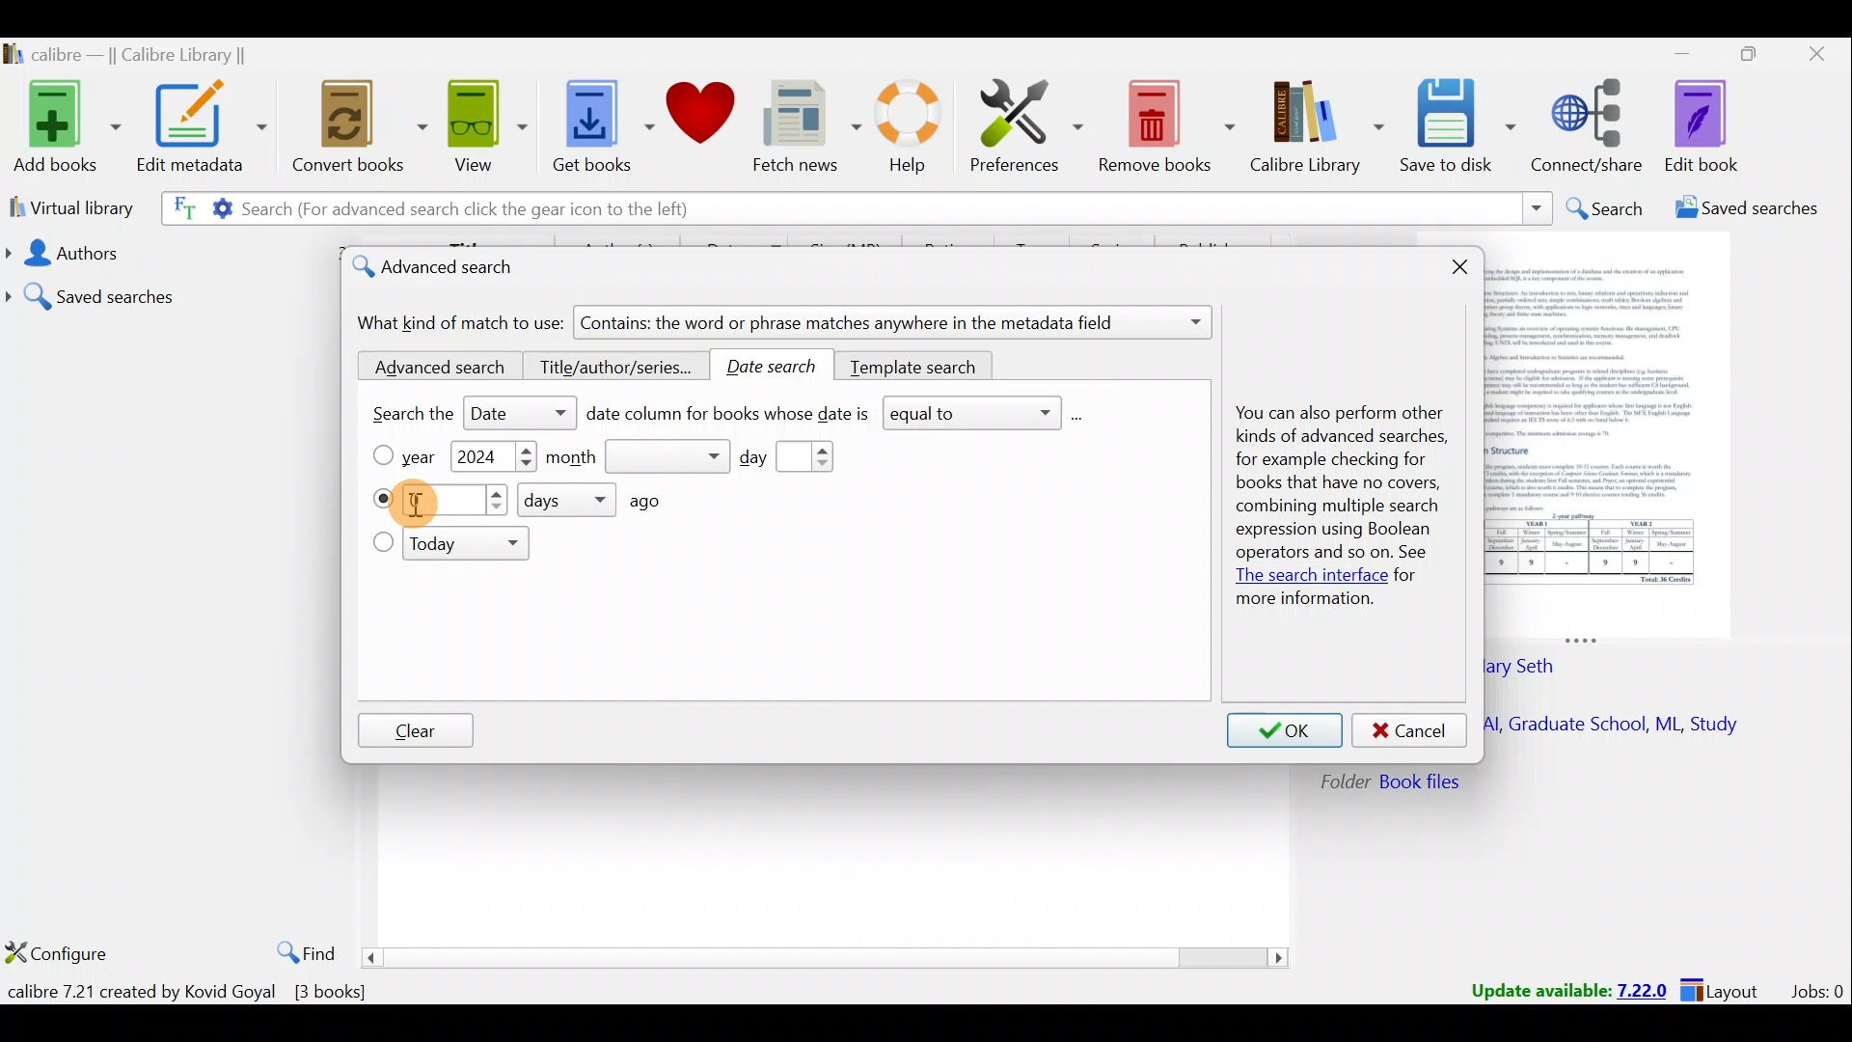  Describe the element at coordinates (617, 369) in the screenshot. I see `Title/author/series` at that location.